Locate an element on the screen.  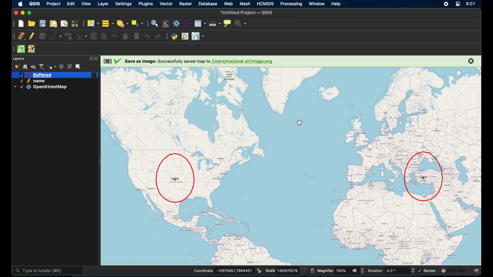
maximize is located at coordinates (30, 13).